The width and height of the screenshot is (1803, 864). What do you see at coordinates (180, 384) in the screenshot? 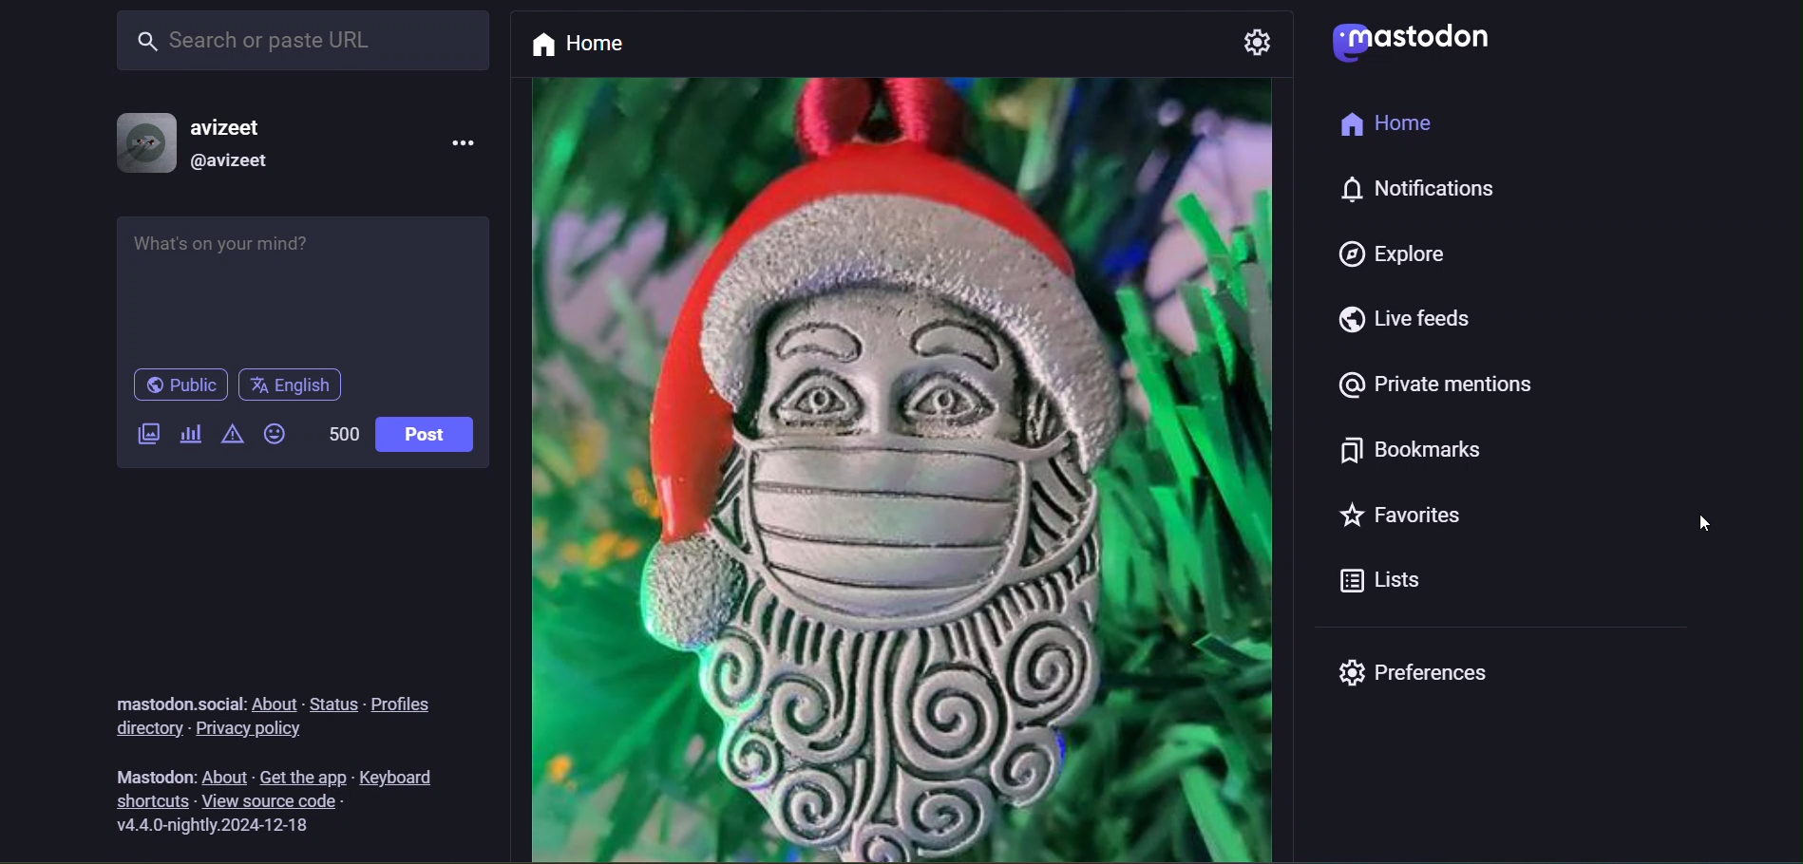
I see `public ` at bounding box center [180, 384].